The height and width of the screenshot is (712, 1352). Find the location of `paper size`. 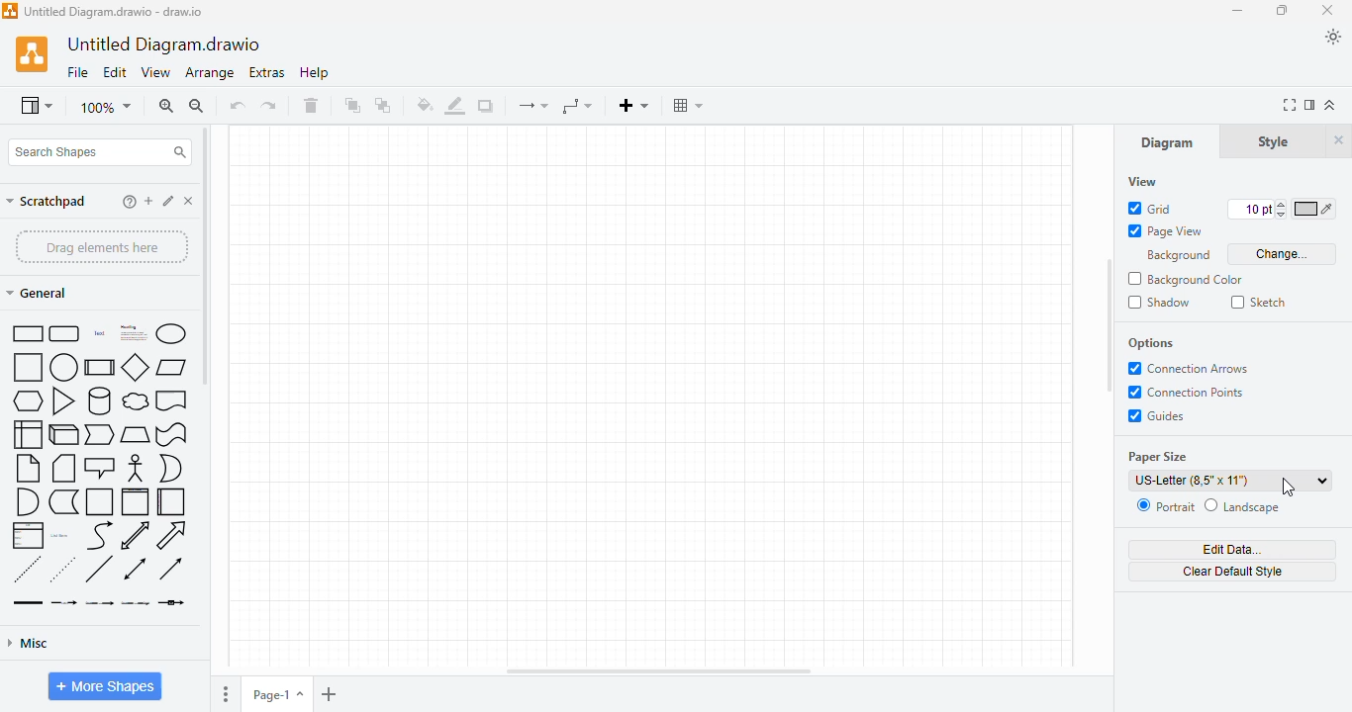

paper size is located at coordinates (1158, 458).